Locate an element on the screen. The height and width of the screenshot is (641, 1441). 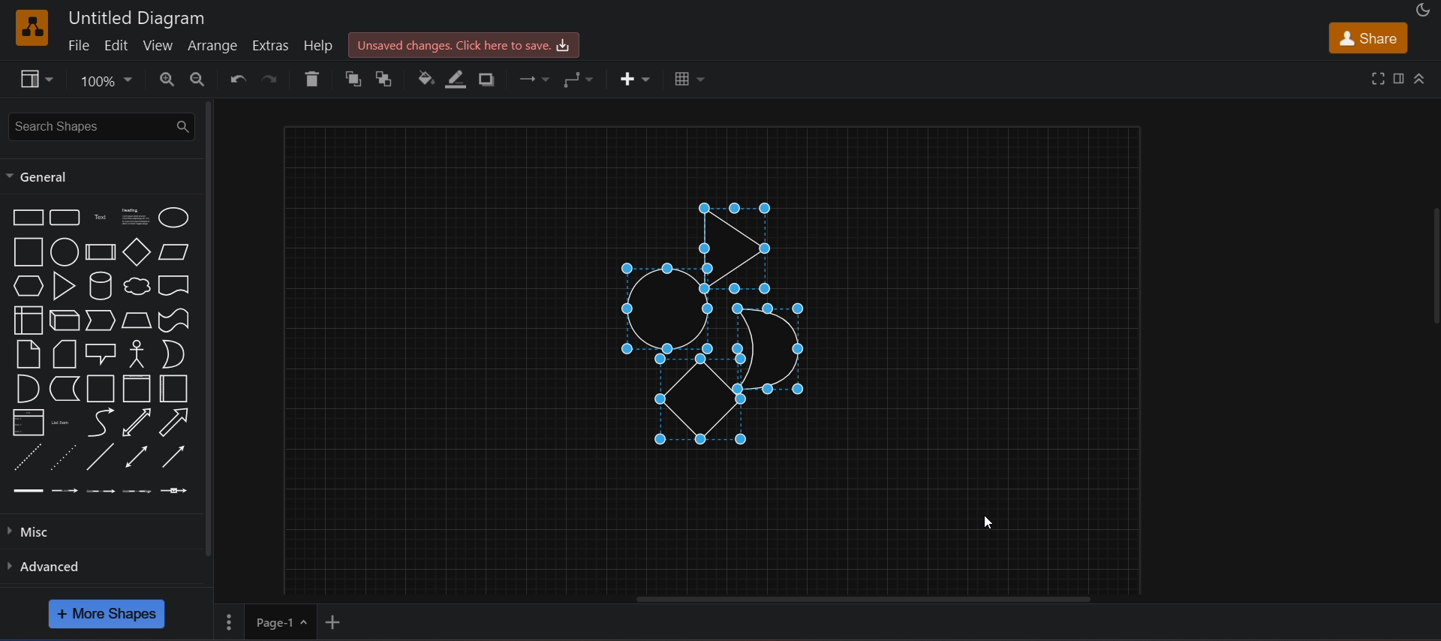
shapes are arranged horizontally is located at coordinates (721, 322).